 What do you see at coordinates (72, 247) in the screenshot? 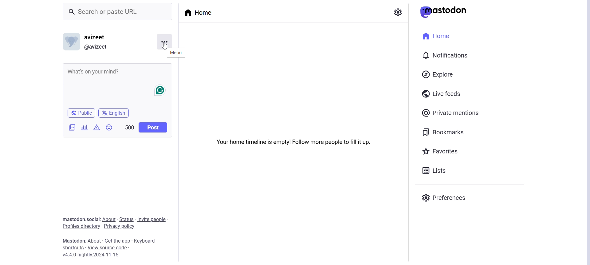
I see `Shortcuts` at bounding box center [72, 247].